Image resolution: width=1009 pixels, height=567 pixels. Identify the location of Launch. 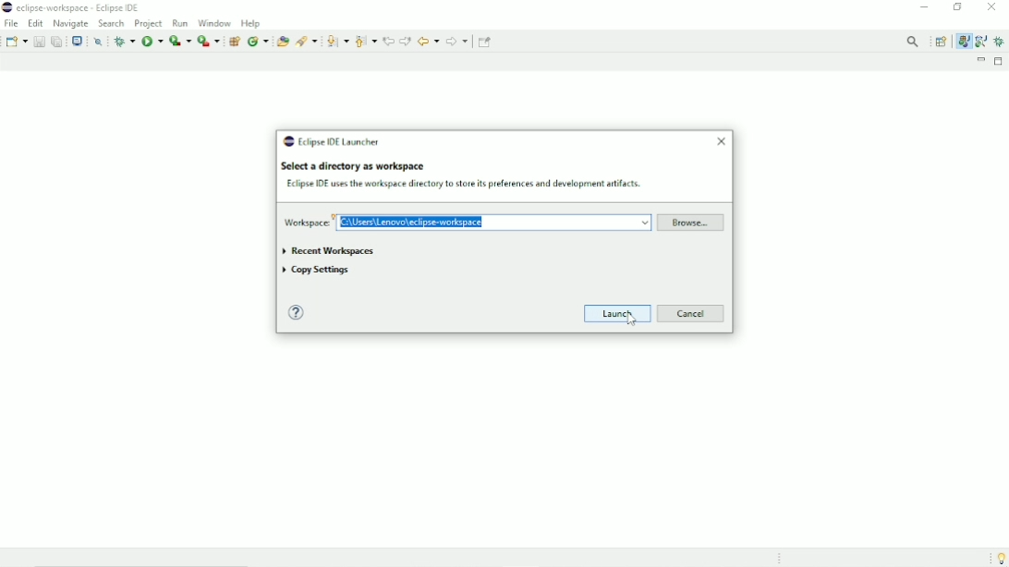
(618, 312).